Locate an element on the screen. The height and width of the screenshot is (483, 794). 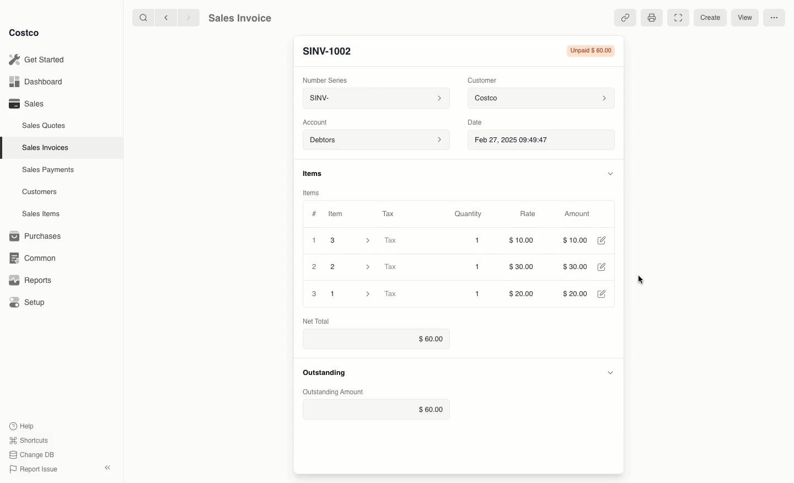
$10.00 is located at coordinates (573, 240).